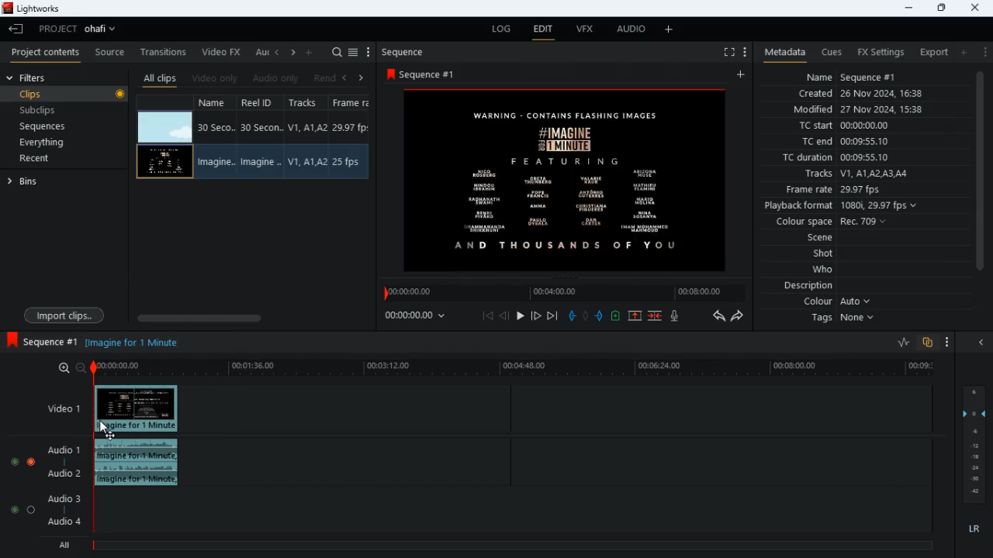 Image resolution: width=993 pixels, height=558 pixels. Describe the element at coordinates (163, 51) in the screenshot. I see `transitions` at that location.